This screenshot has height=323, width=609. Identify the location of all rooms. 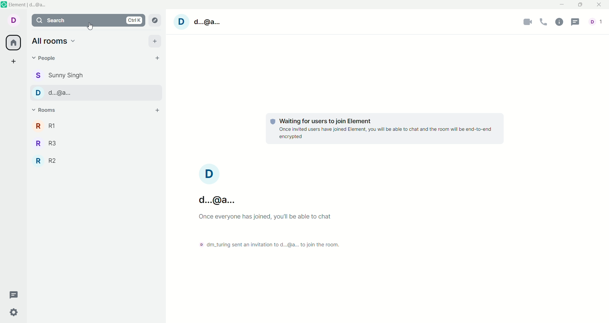
(14, 42).